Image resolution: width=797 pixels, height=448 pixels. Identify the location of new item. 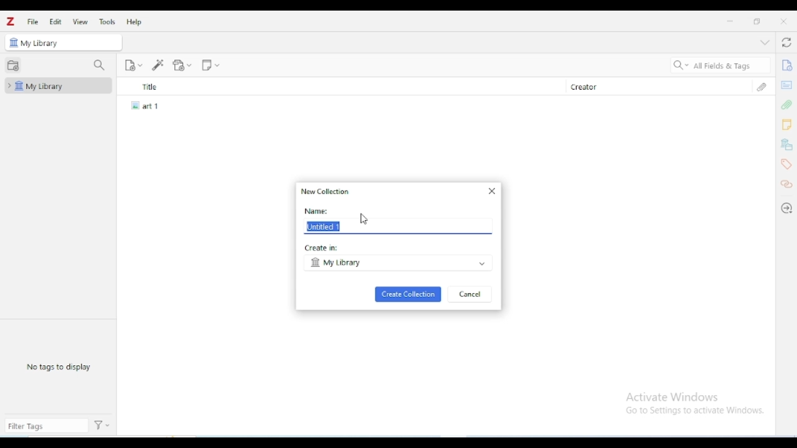
(133, 65).